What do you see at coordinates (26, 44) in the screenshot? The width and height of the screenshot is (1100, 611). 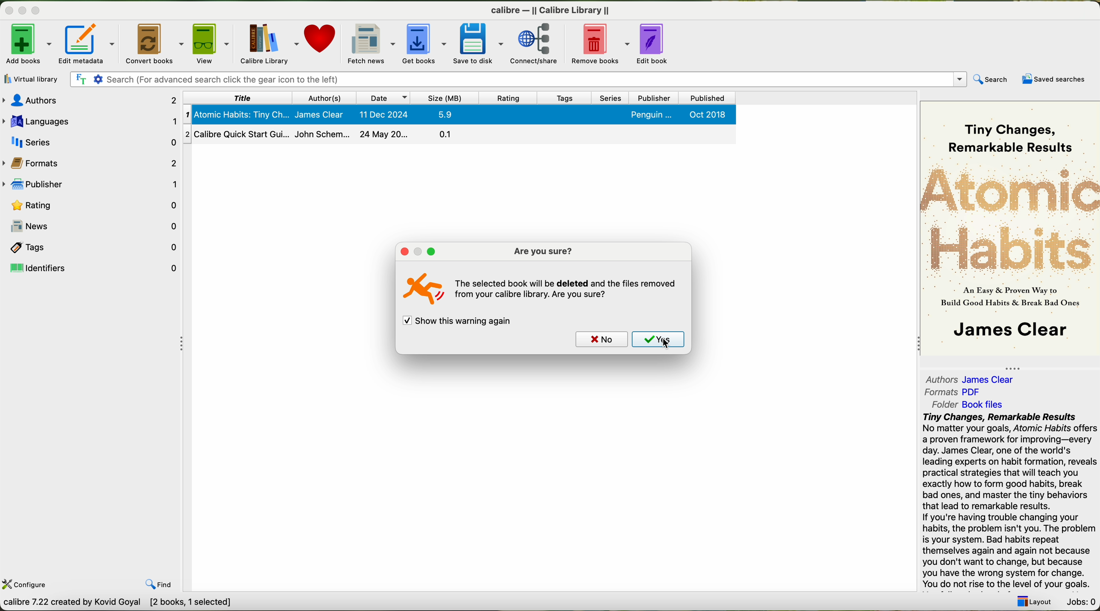 I see `add books` at bounding box center [26, 44].